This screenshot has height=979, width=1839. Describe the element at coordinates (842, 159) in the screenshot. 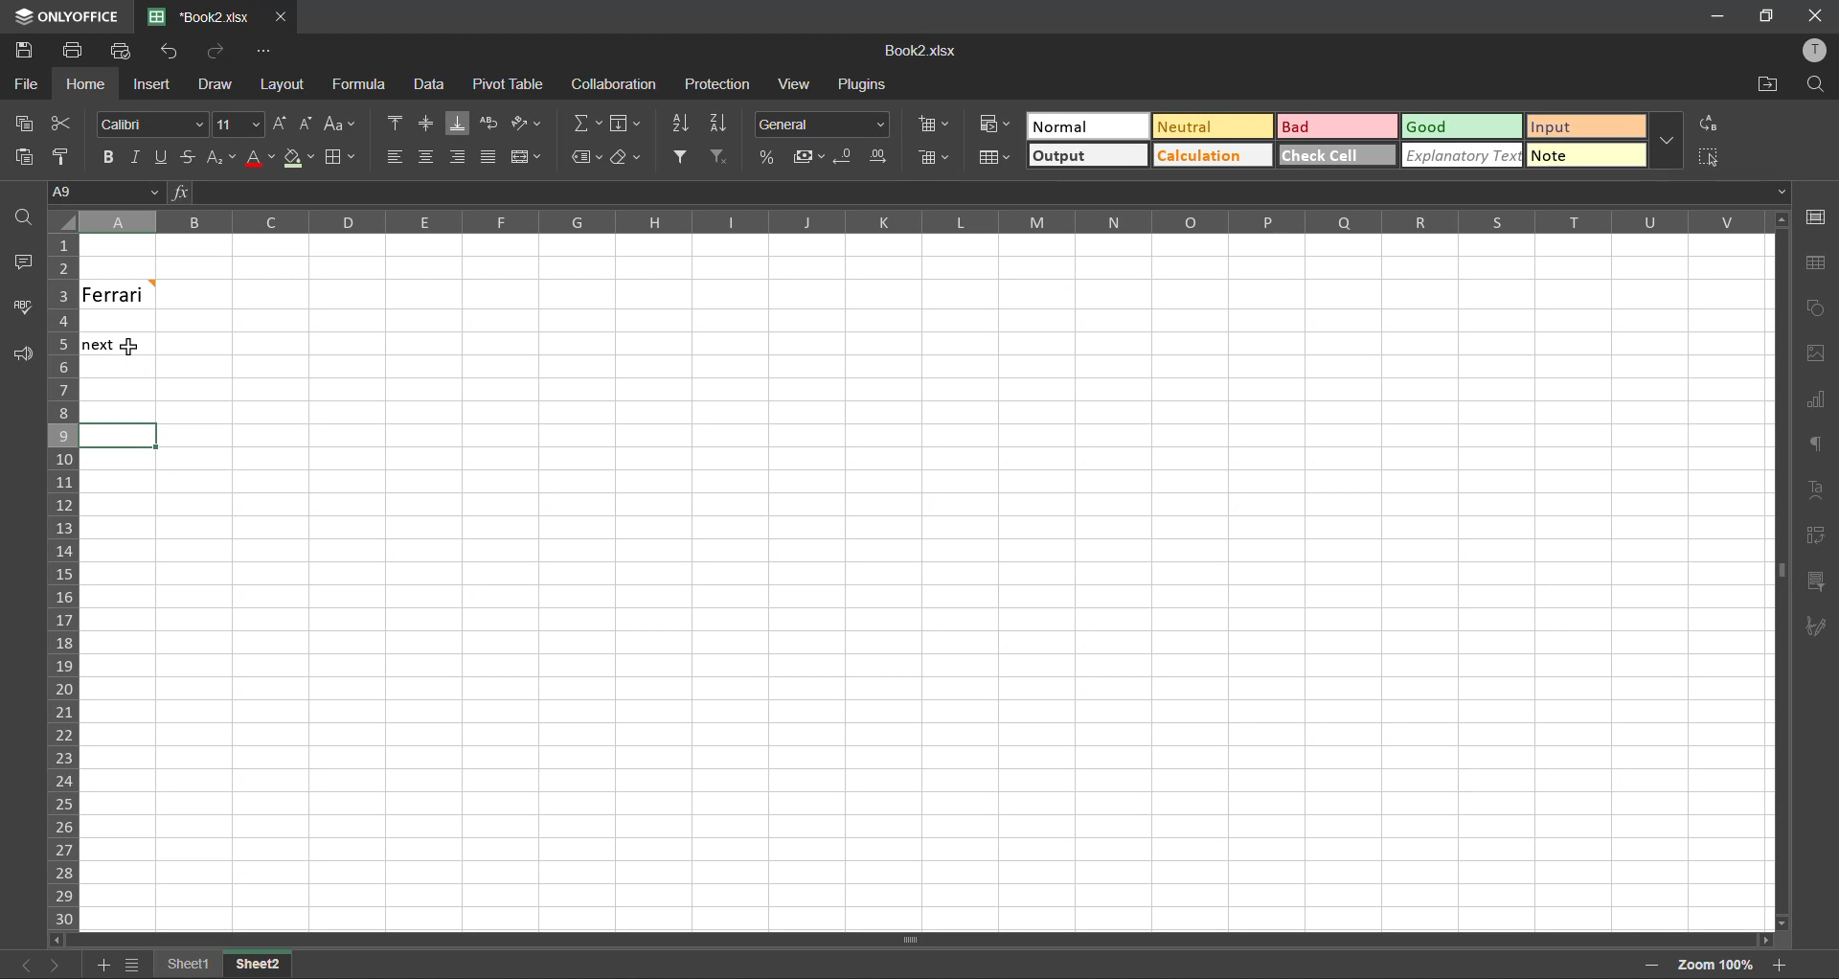

I see `decrease decimal` at that location.